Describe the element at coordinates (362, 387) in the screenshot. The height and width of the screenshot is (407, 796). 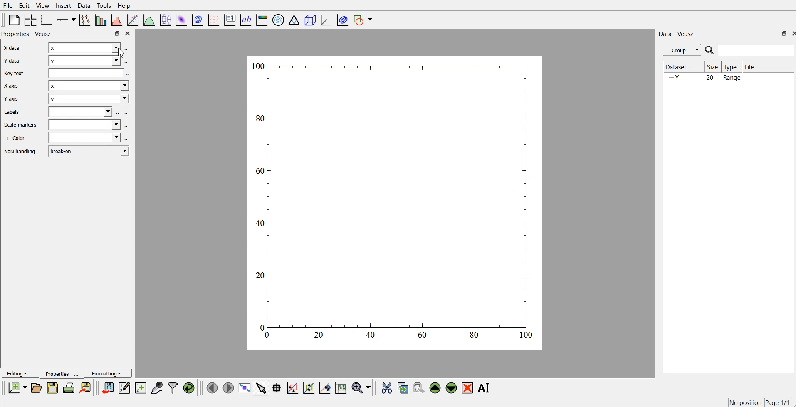
I see `Zoom function menu` at that location.